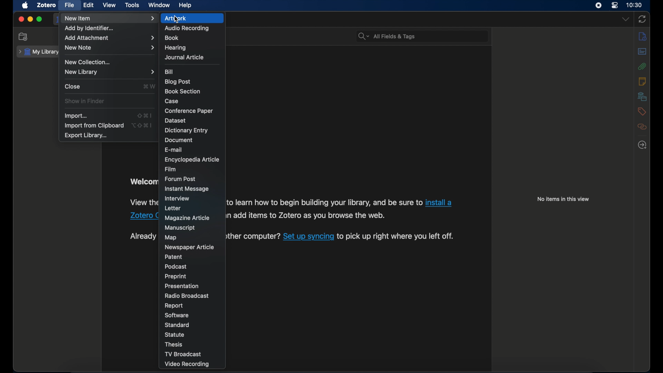  I want to click on conference paper, so click(189, 111).